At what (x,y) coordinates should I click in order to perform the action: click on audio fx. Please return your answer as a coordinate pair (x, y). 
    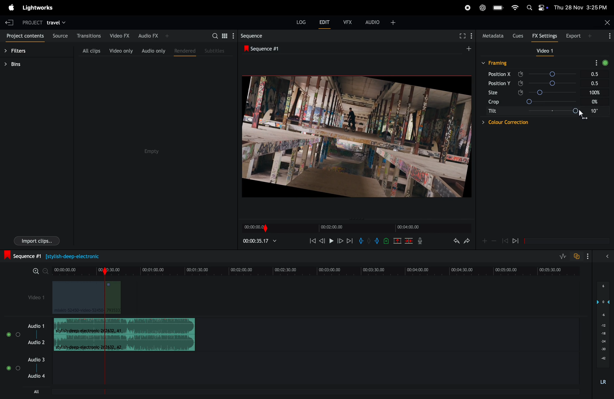
    Looking at the image, I should click on (154, 36).